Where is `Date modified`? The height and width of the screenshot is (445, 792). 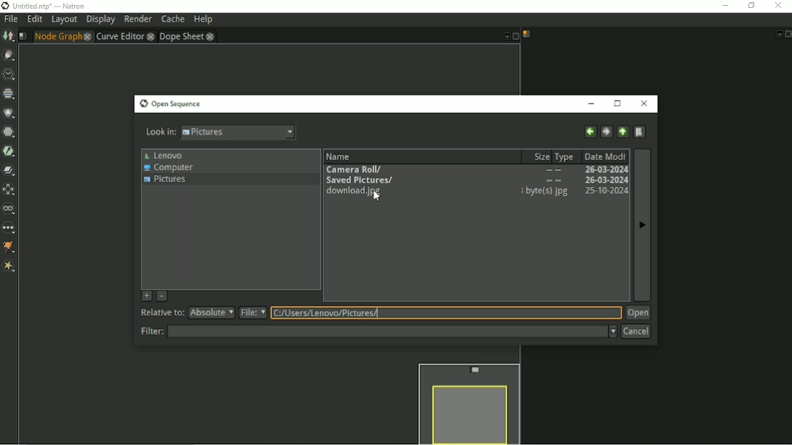
Date modified is located at coordinates (604, 155).